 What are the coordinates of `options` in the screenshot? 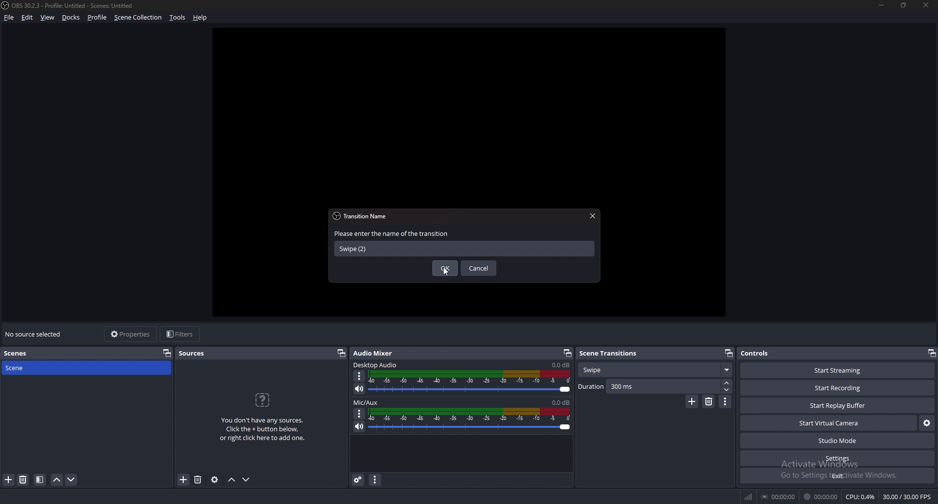 It's located at (360, 414).